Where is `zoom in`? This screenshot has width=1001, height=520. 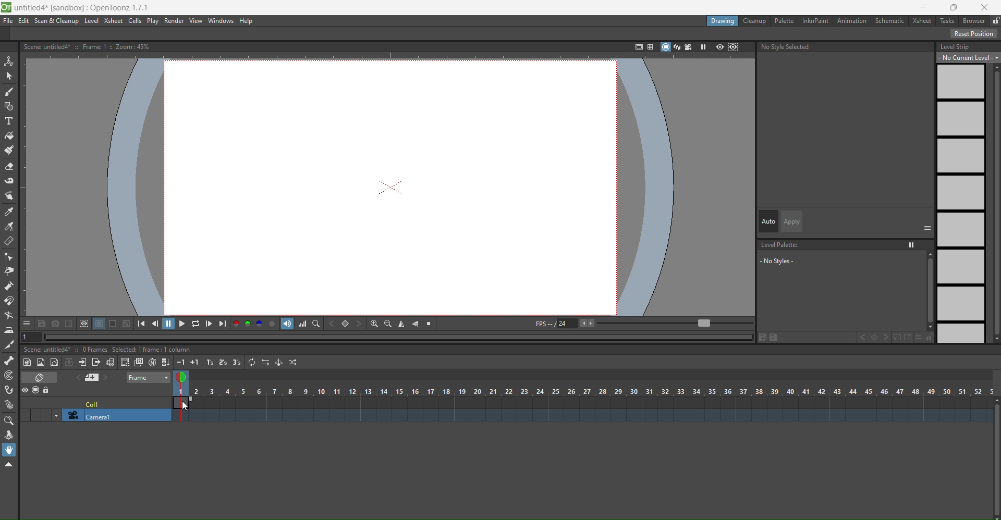 zoom in is located at coordinates (374, 324).